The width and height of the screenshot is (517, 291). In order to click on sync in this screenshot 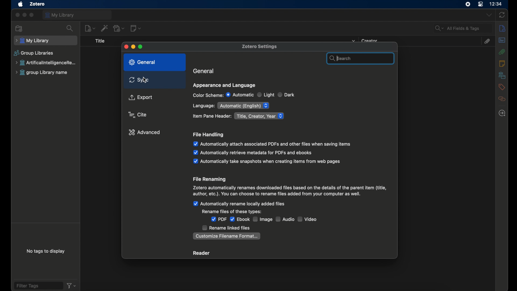, I will do `click(502, 15)`.